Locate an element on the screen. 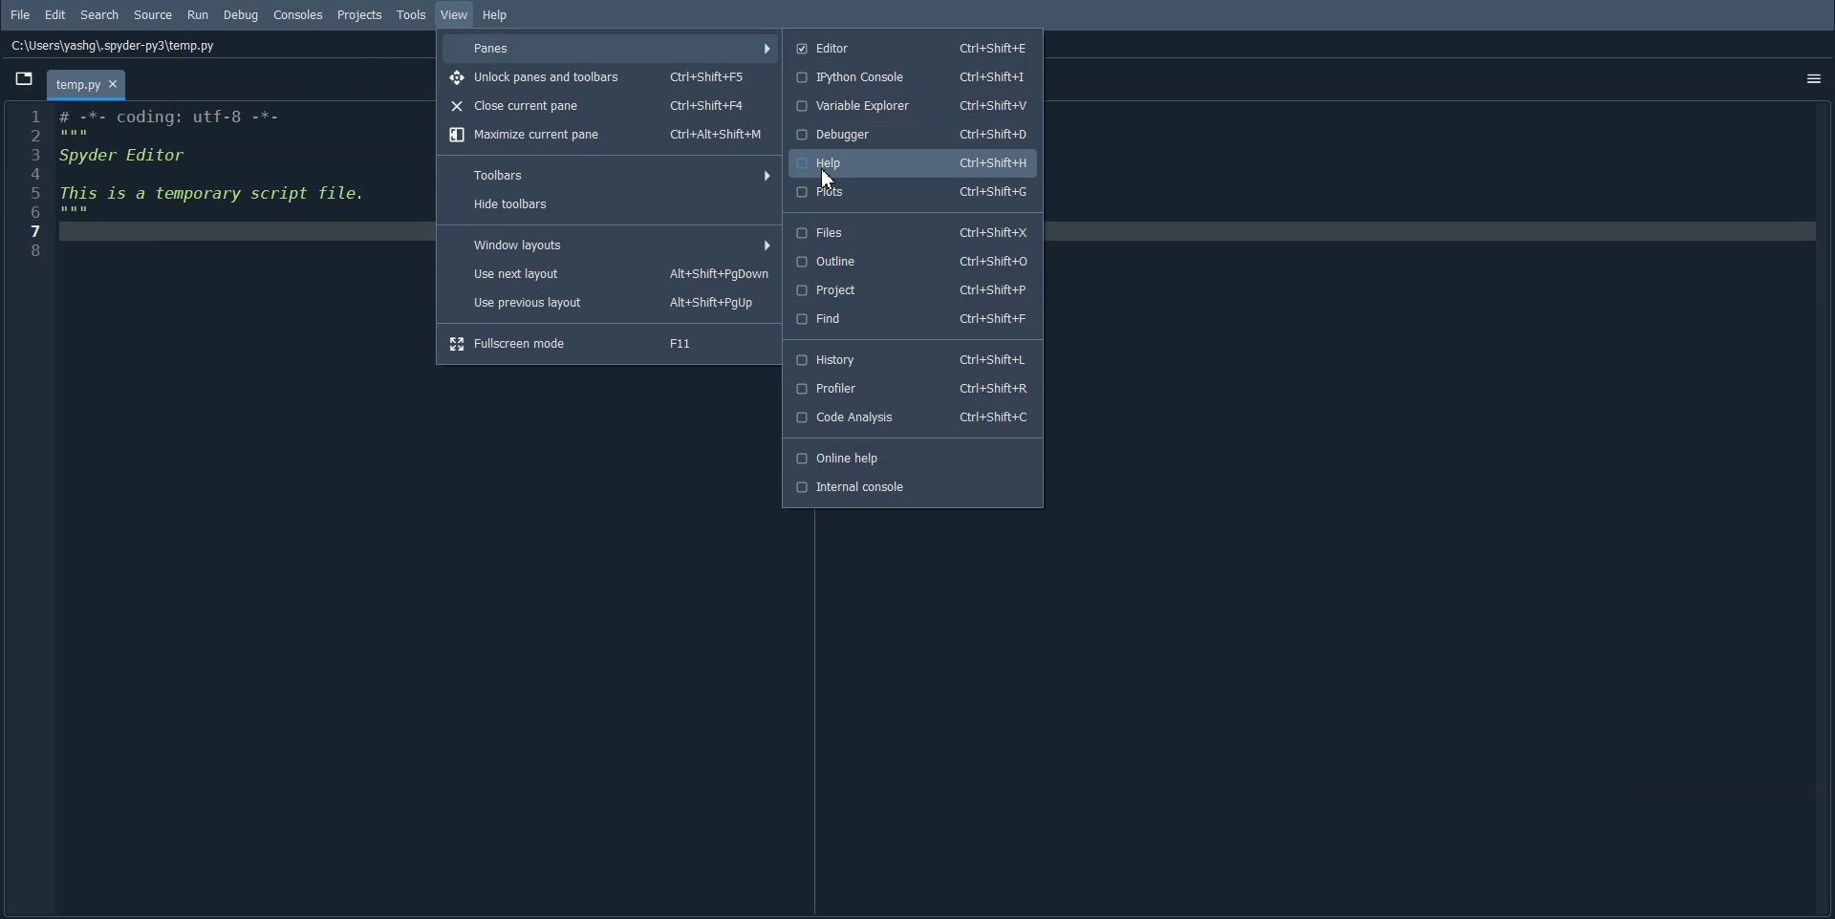 The width and height of the screenshot is (1835, 919). Project is located at coordinates (913, 291).